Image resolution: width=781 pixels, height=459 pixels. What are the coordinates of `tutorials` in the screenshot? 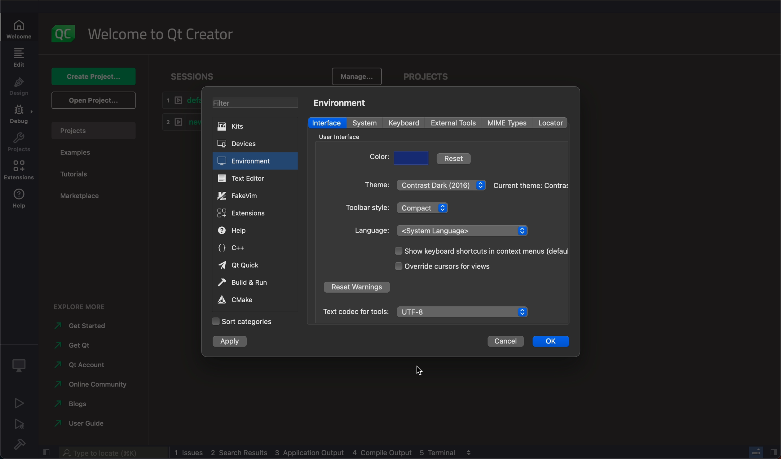 It's located at (83, 173).